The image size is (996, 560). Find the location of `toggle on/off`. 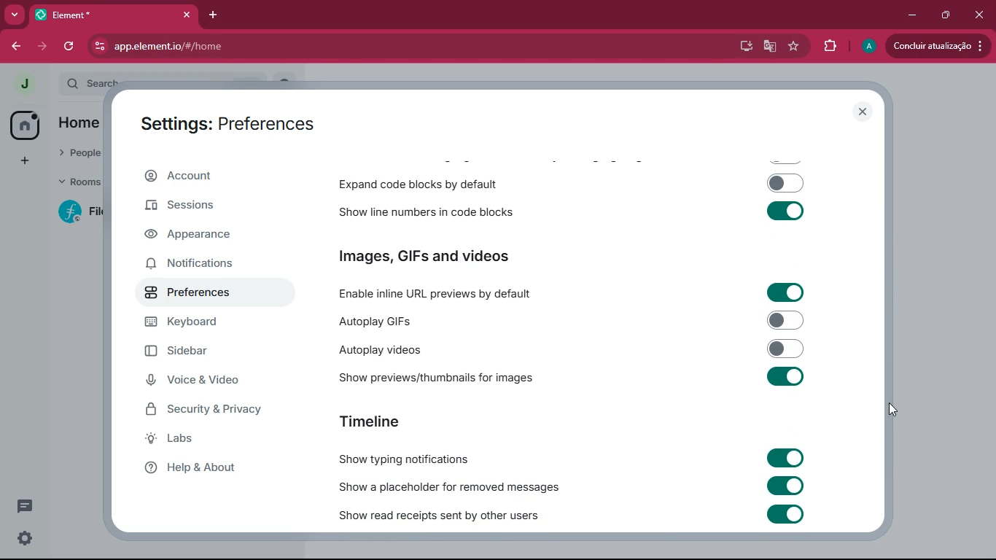

toggle on/off is located at coordinates (786, 292).